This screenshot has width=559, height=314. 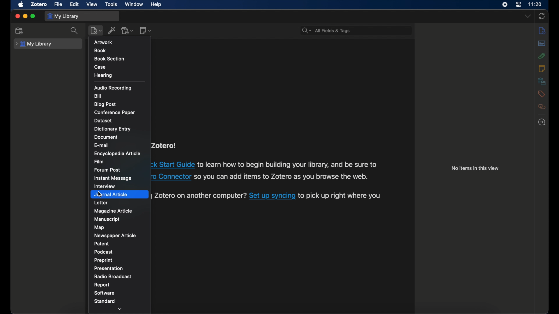 I want to click on journal article, so click(x=112, y=195).